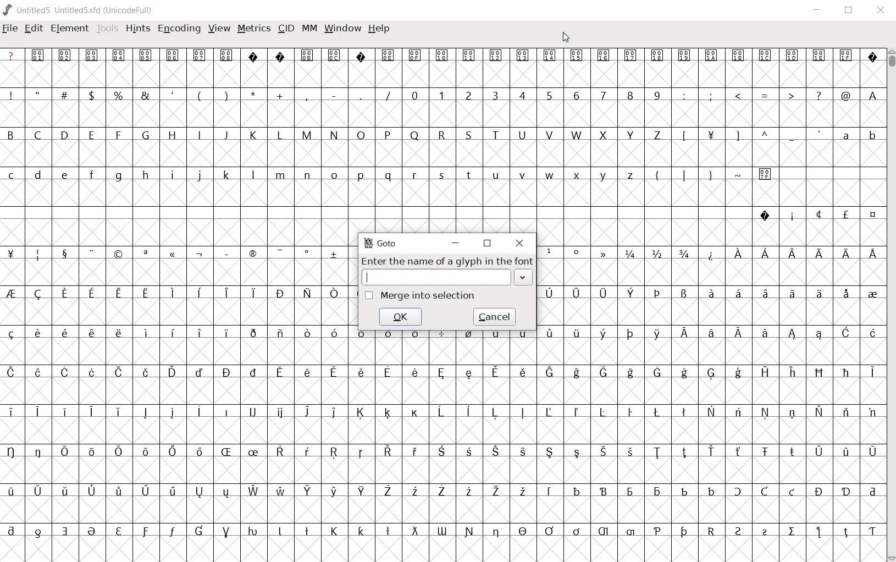  Describe the element at coordinates (147, 291) in the screenshot. I see `Symbol` at that location.